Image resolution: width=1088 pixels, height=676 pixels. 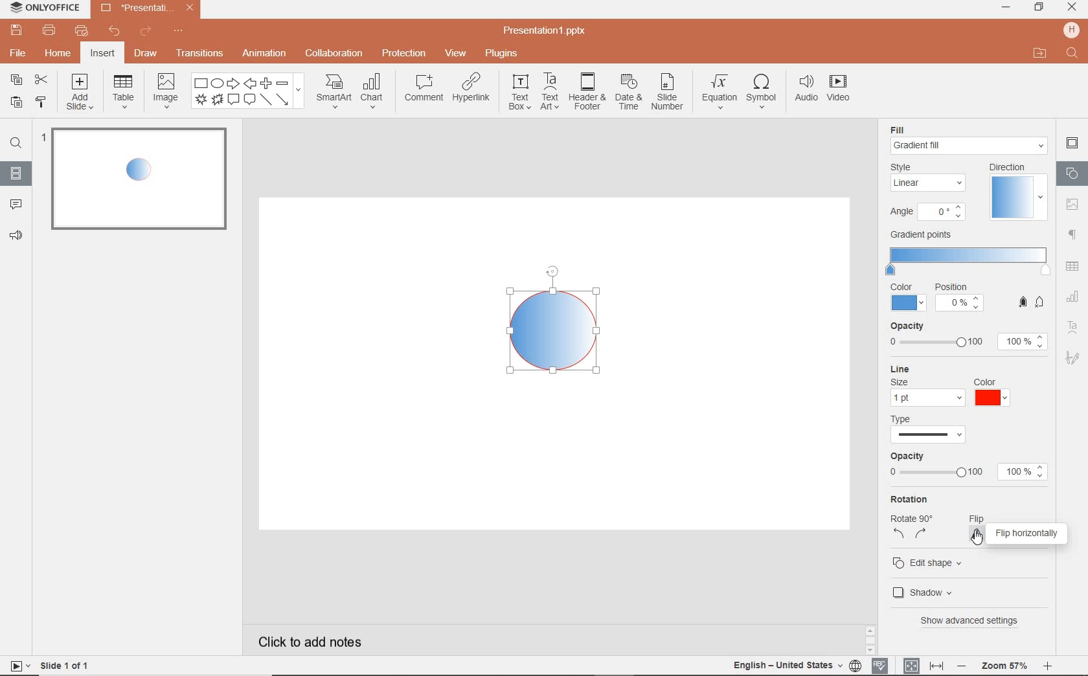 I want to click on redo, so click(x=146, y=31).